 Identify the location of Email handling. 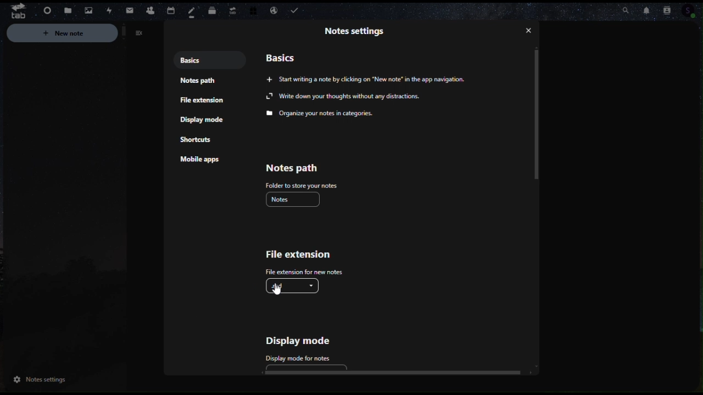
(274, 11).